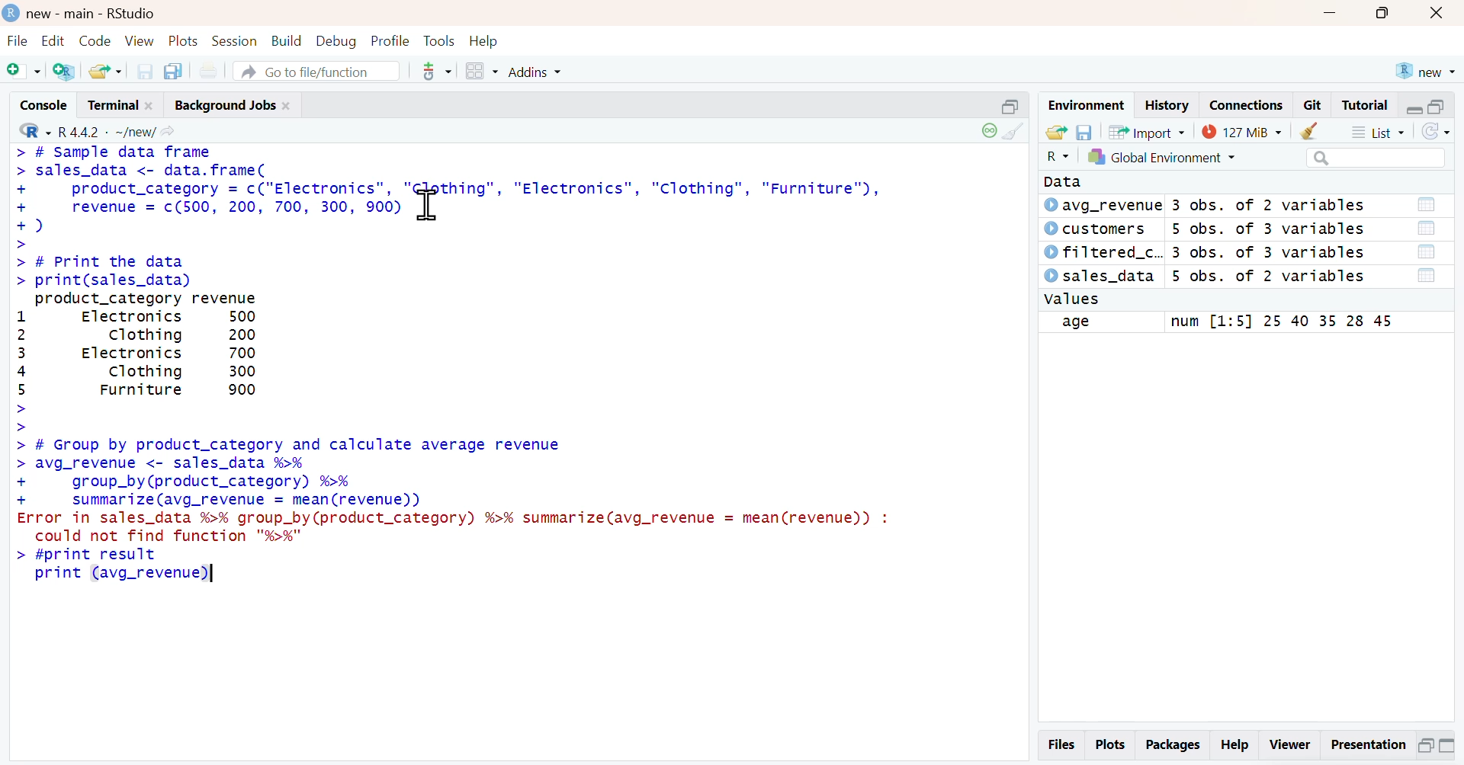 This screenshot has width=1464, height=765. What do you see at coordinates (122, 104) in the screenshot?
I see `Terminal` at bounding box center [122, 104].